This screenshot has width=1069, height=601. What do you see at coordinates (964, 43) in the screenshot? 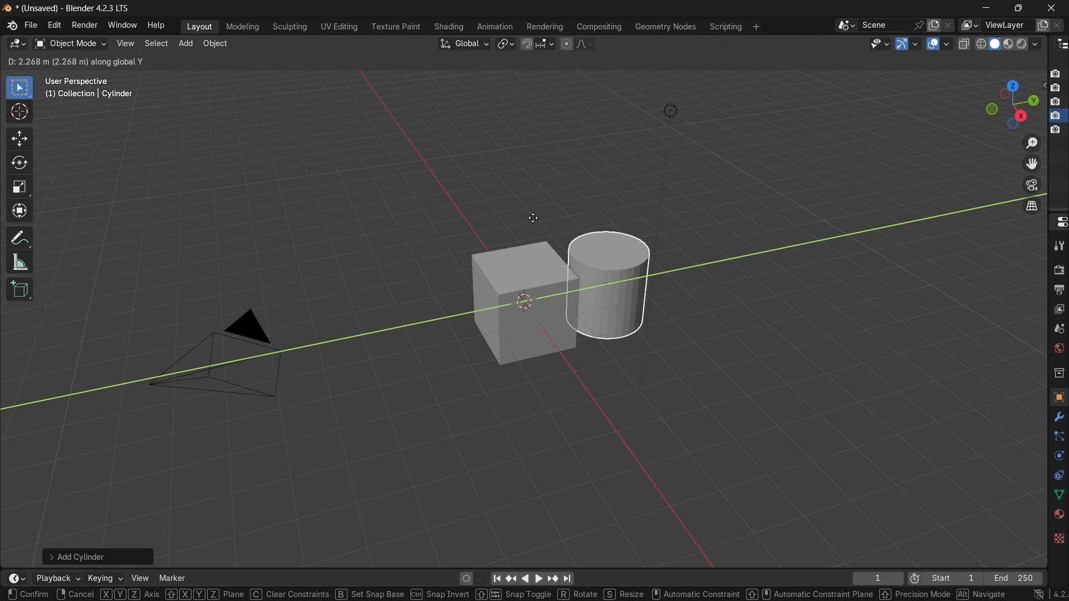
I see `toggle x-ray` at bounding box center [964, 43].